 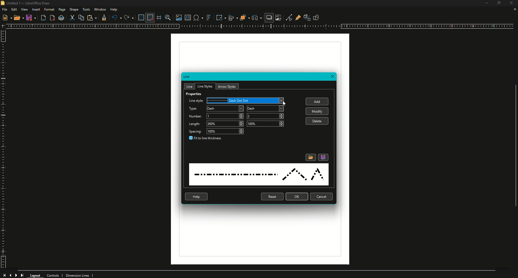 What do you see at coordinates (24, 9) in the screenshot?
I see `View` at bounding box center [24, 9].